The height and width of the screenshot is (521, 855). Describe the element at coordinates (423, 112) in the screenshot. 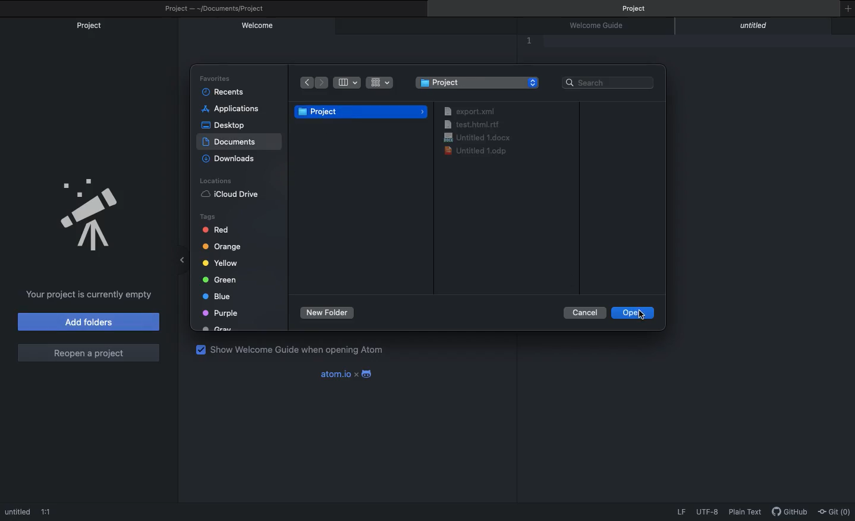

I see `icon` at that location.